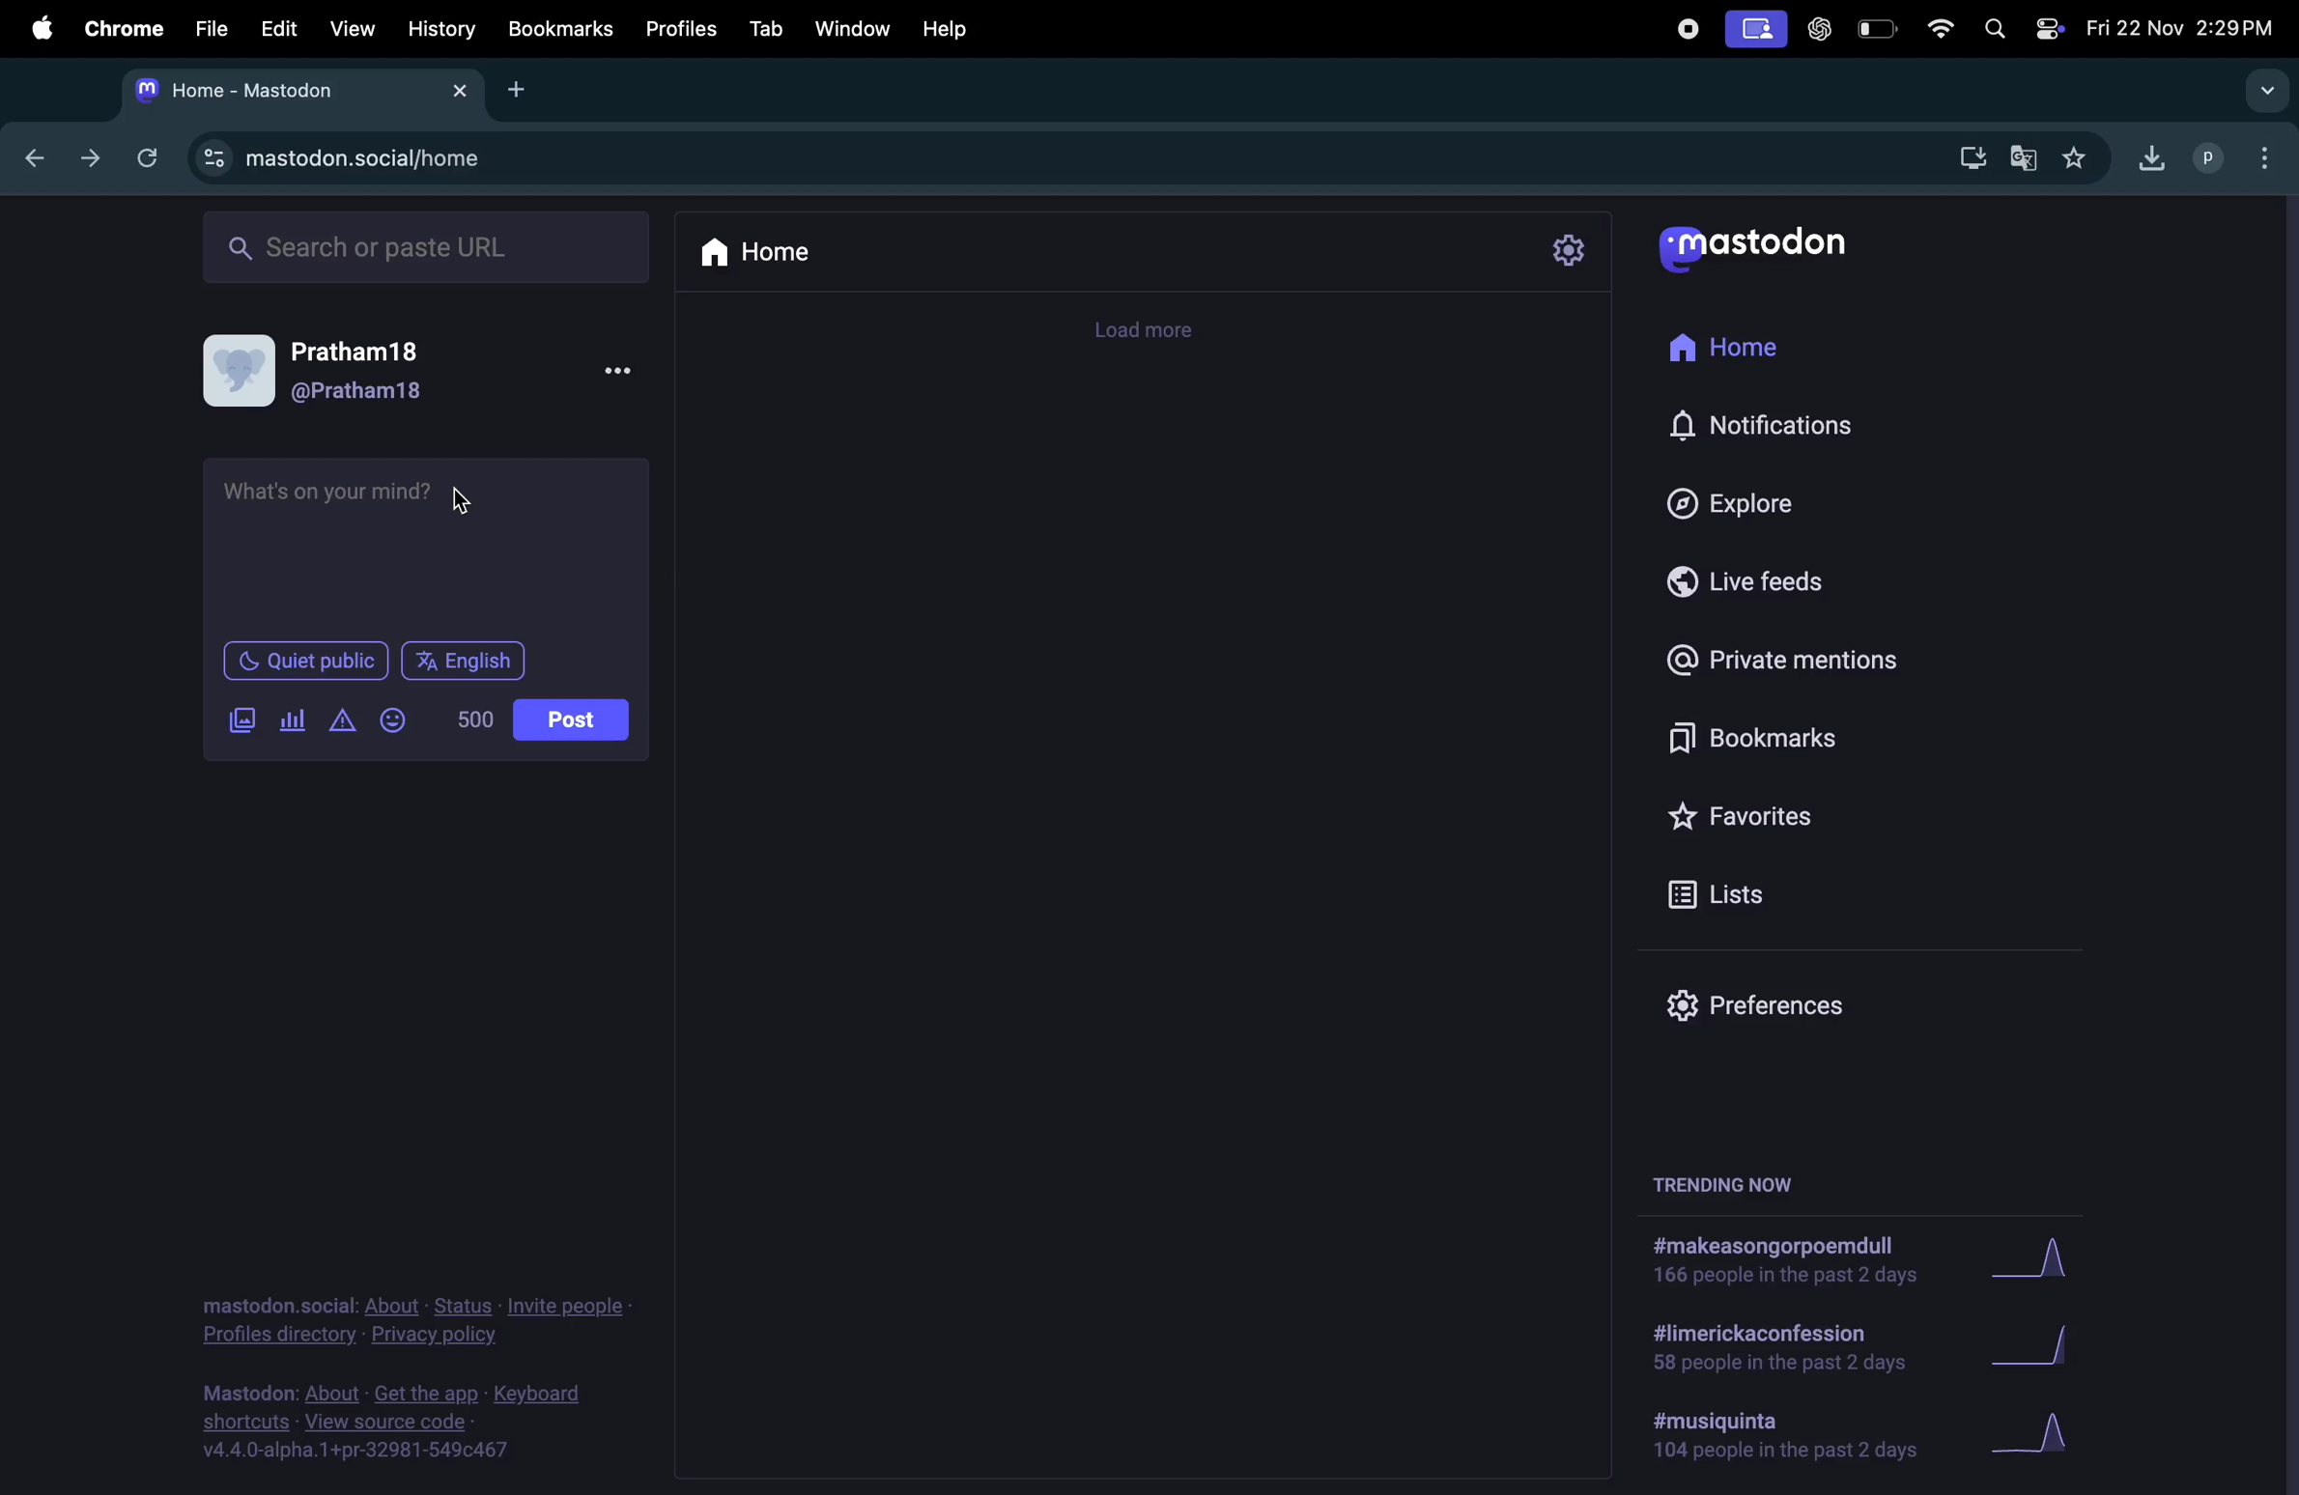 The image size is (2299, 1495). I want to click on download, so click(1969, 158).